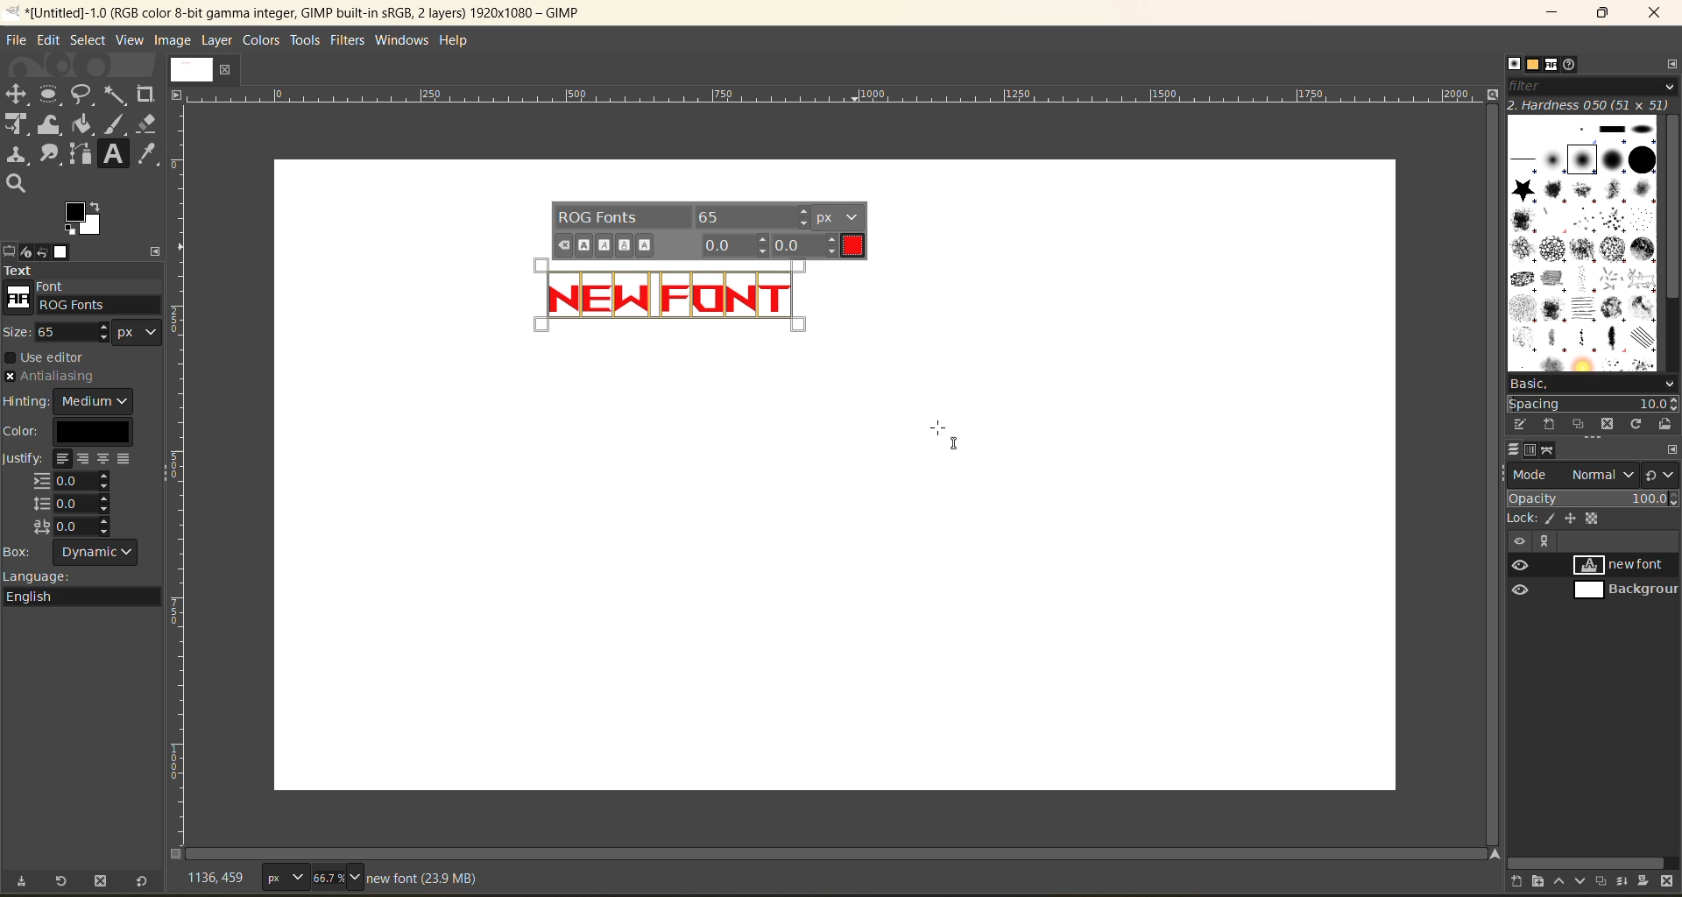 The width and height of the screenshot is (1682, 897). I want to click on reset, so click(147, 879).